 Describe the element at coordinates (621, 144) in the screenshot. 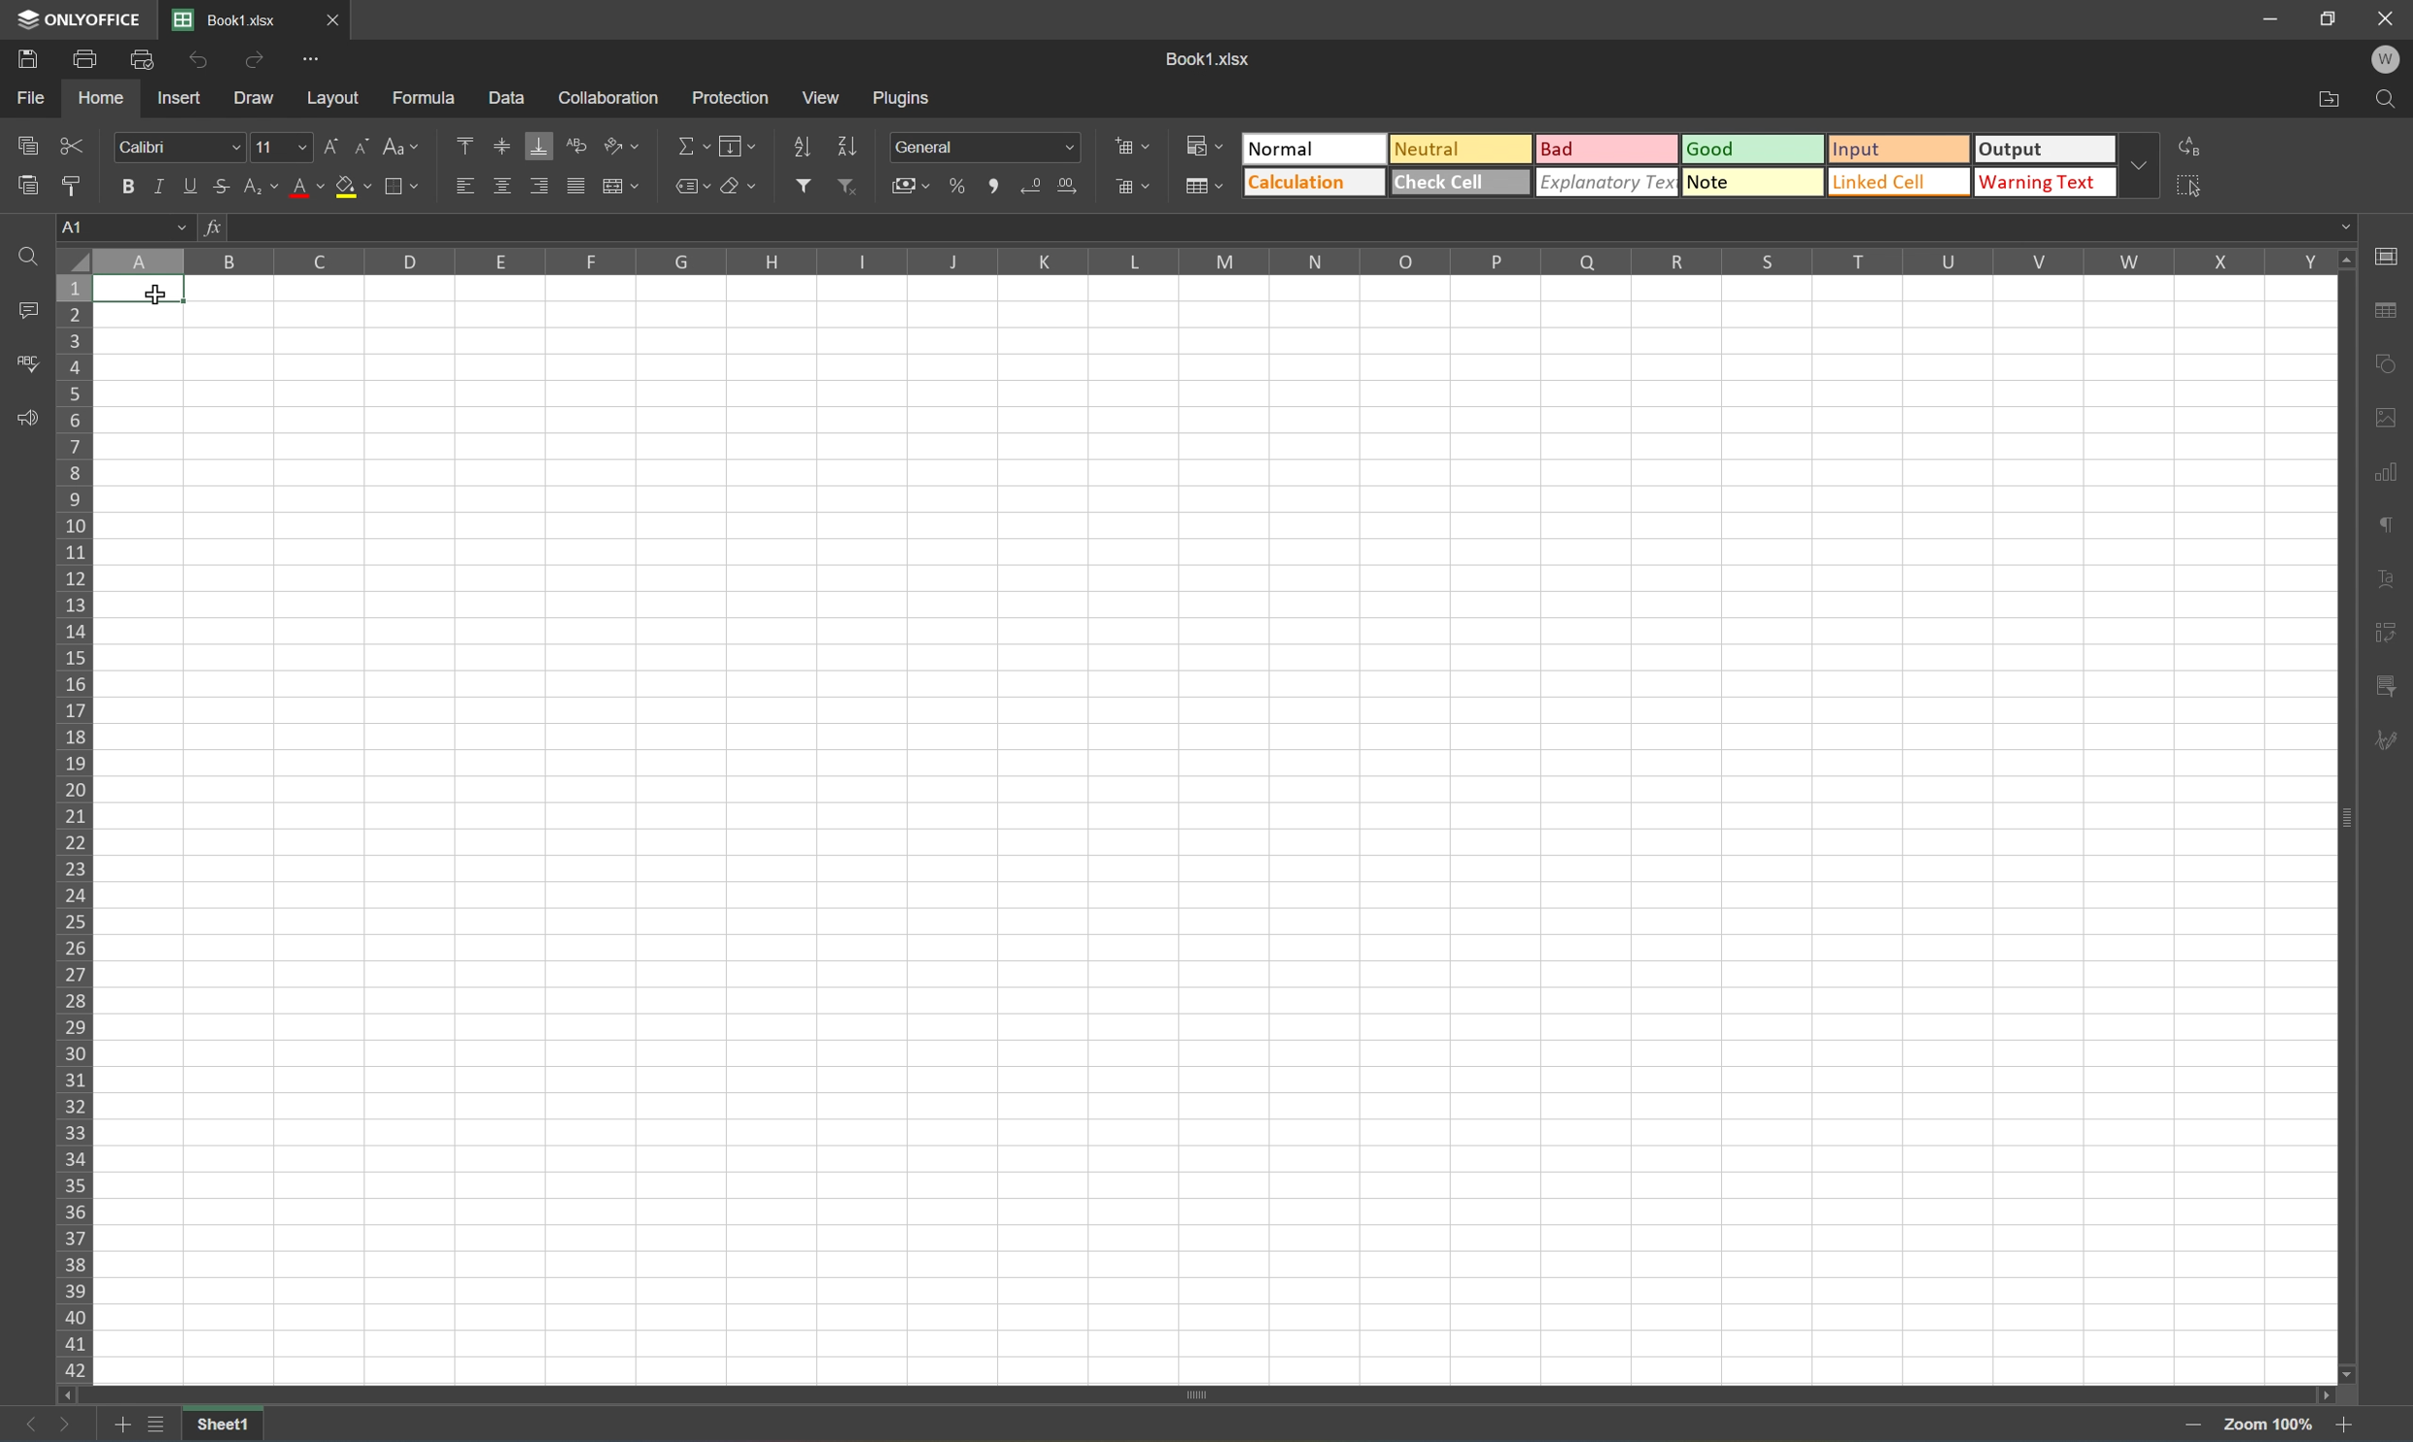

I see `Orientation` at that location.